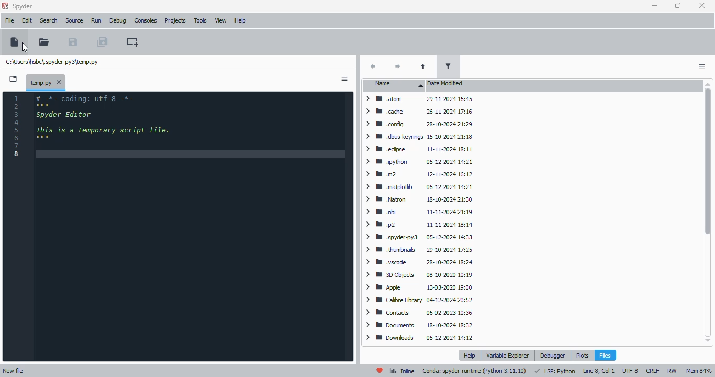  Describe the element at coordinates (419, 212) in the screenshot. I see `> WM bi 11-11-2024 21:19` at that location.